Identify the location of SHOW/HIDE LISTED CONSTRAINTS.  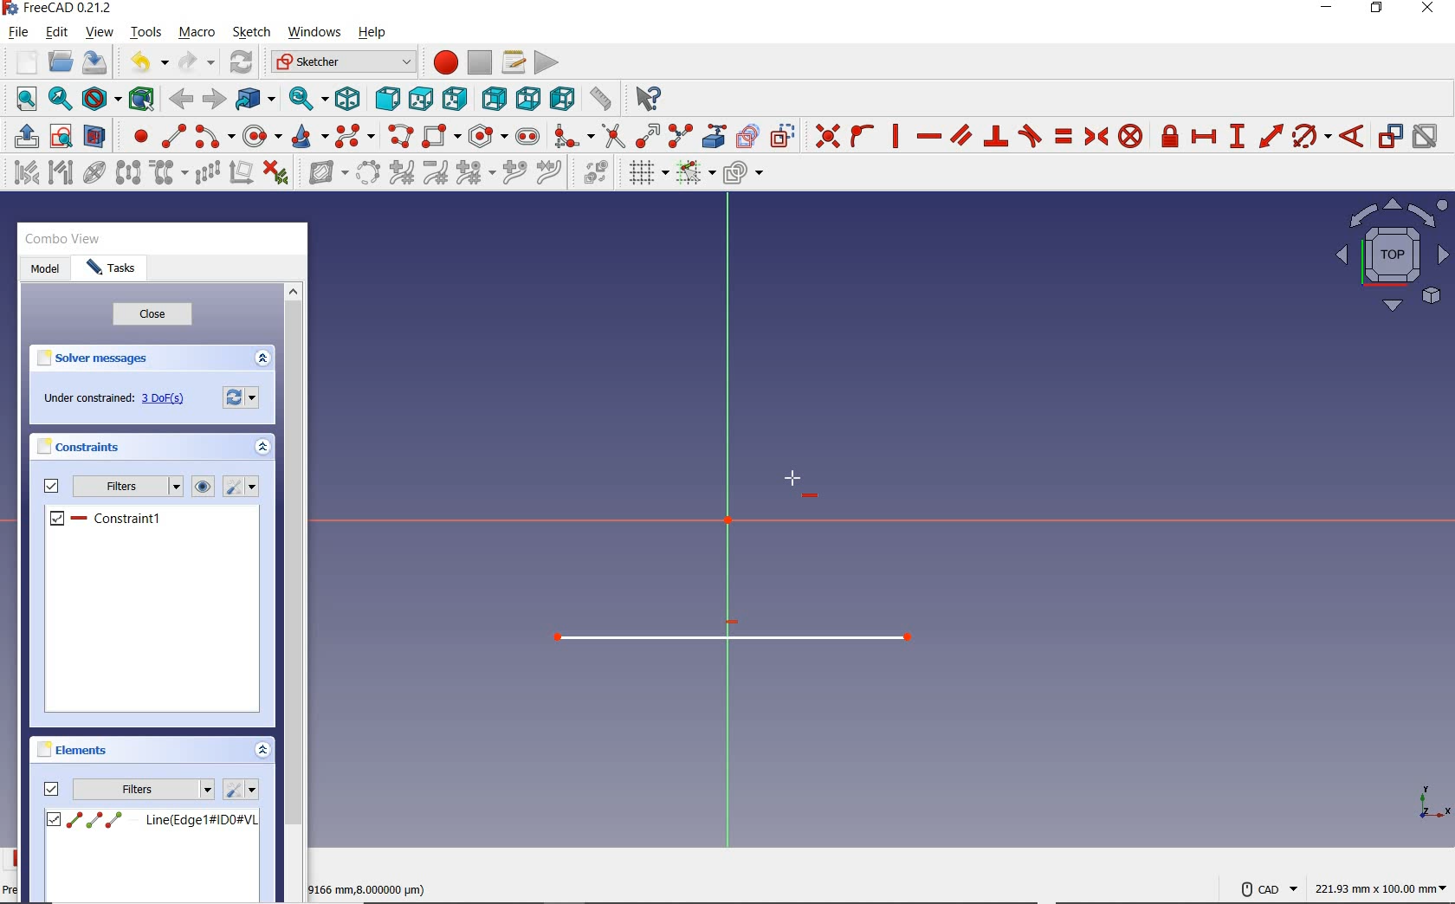
(203, 487).